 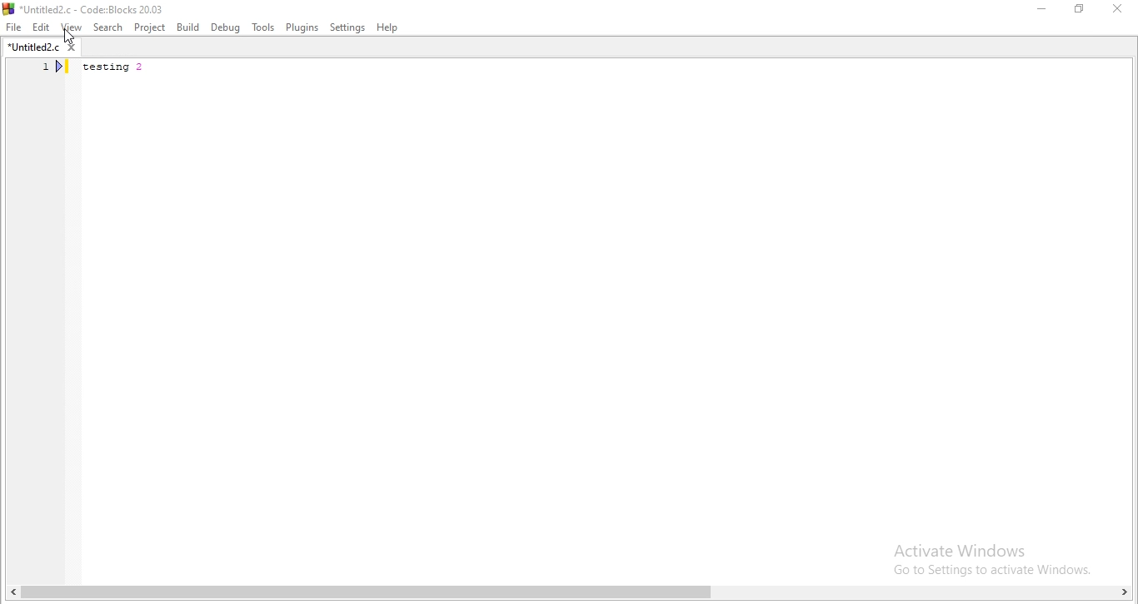 What do you see at coordinates (71, 37) in the screenshot?
I see `cursor` at bounding box center [71, 37].